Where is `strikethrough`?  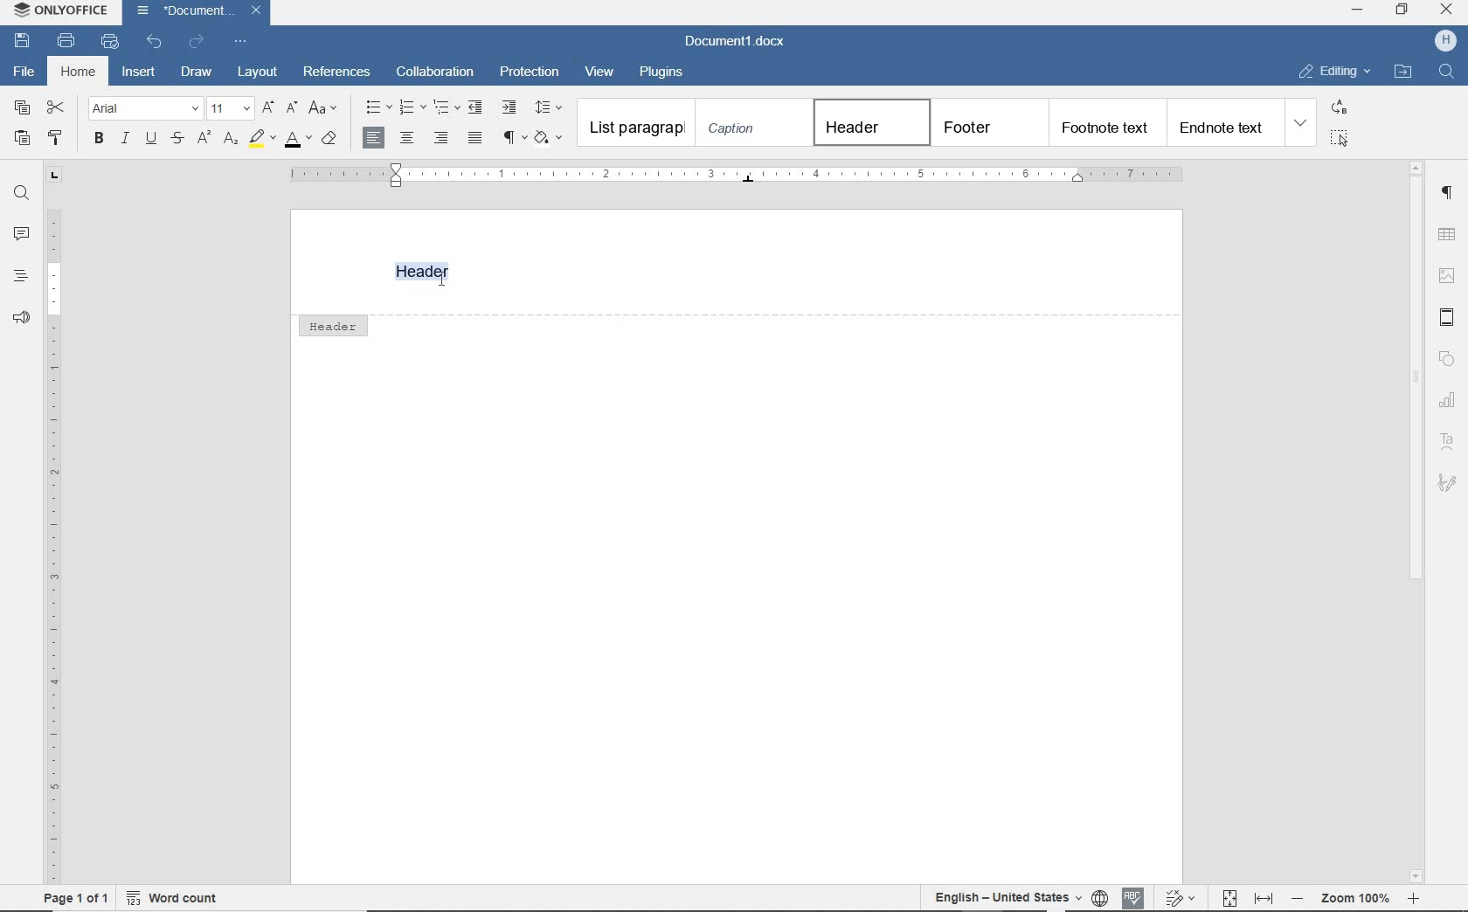 strikethrough is located at coordinates (178, 140).